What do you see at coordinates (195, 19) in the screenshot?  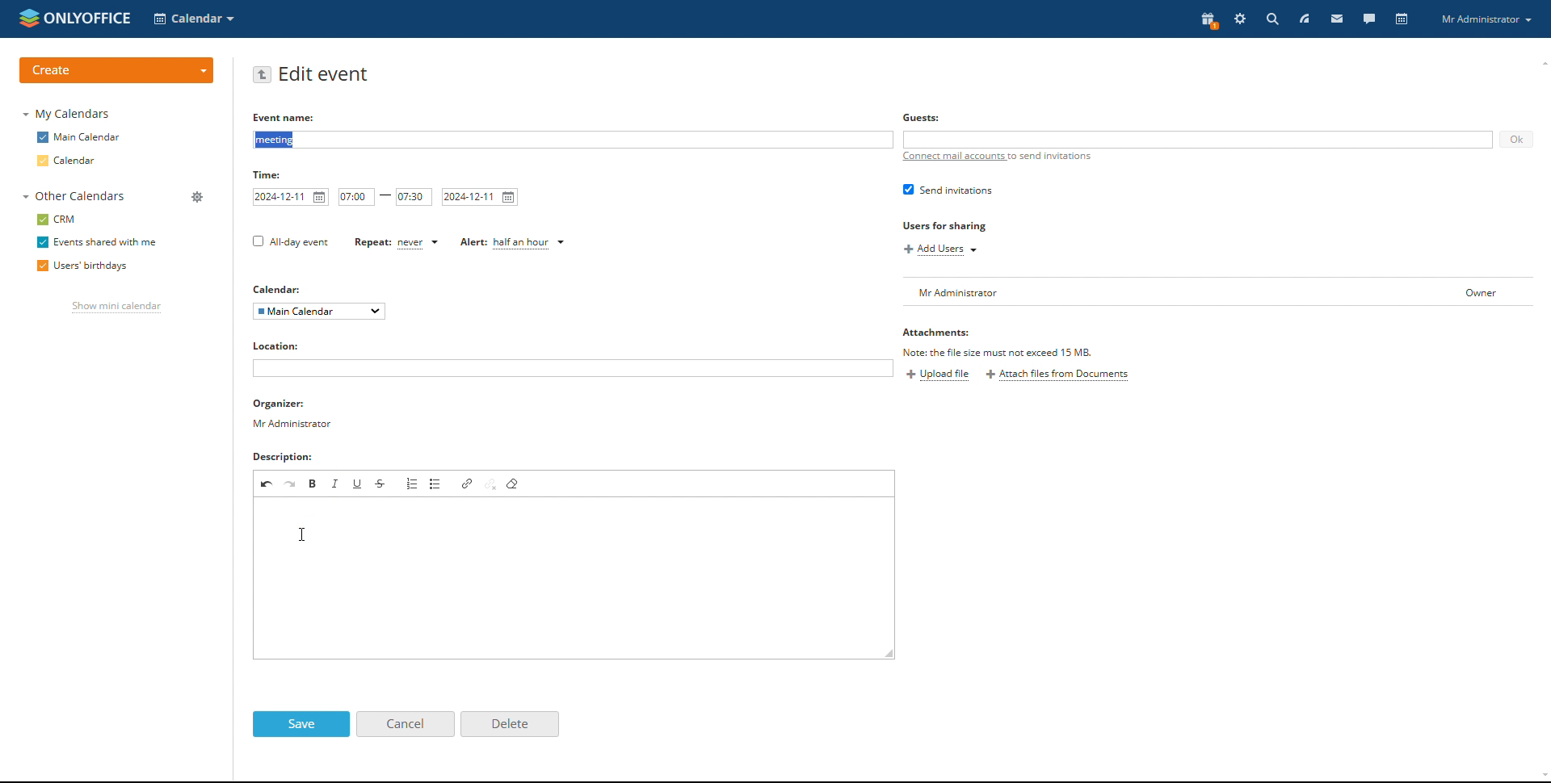 I see `select application` at bounding box center [195, 19].